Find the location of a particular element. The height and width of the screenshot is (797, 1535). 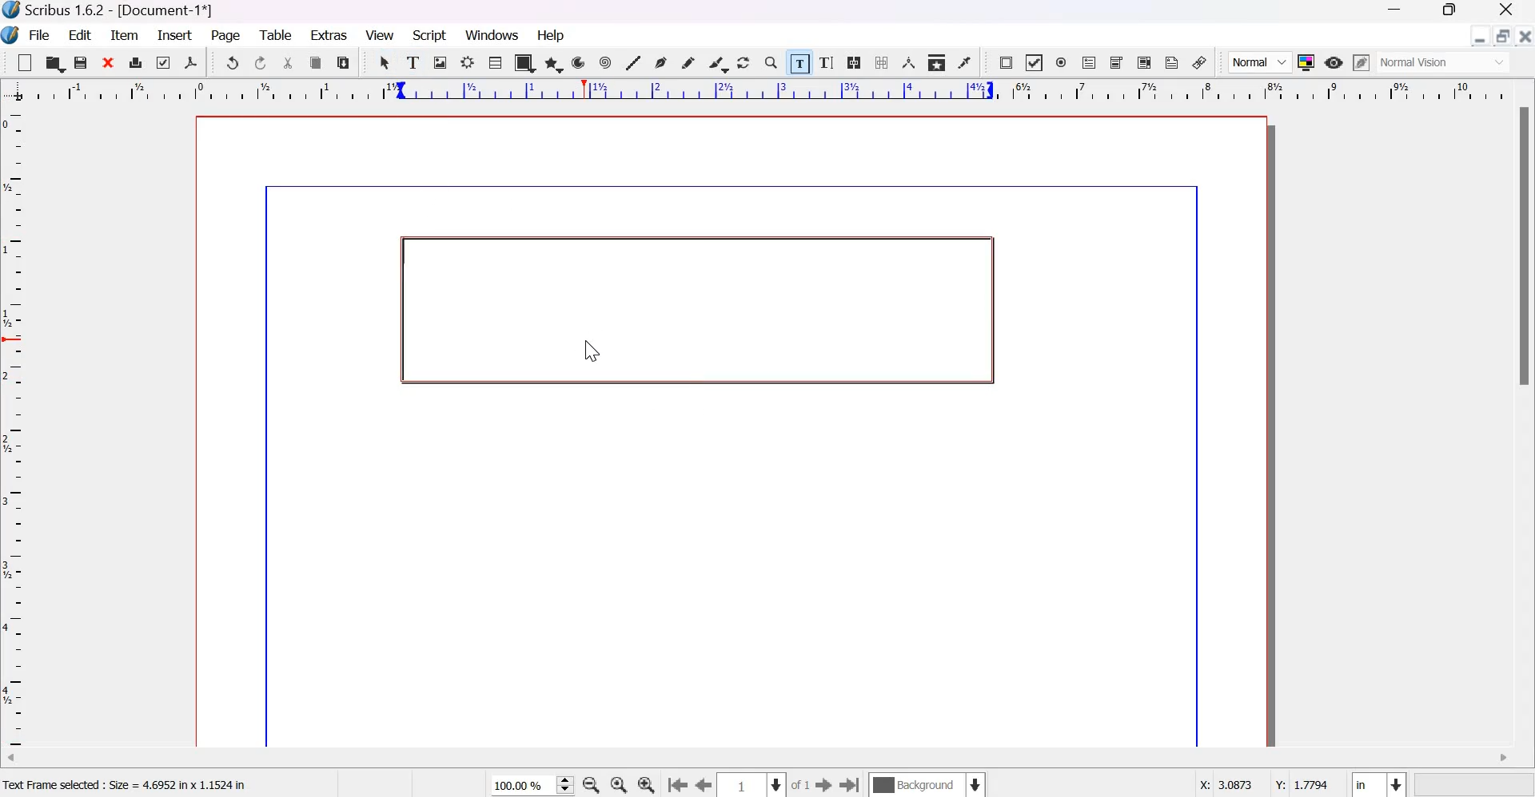

unlink text frames is located at coordinates (880, 62).